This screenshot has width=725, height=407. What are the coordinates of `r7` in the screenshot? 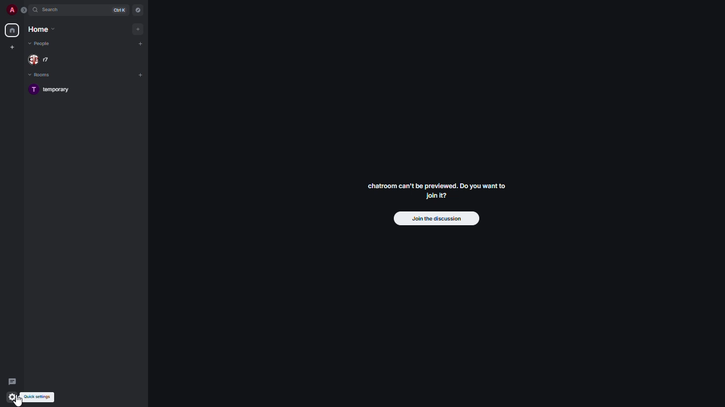 It's located at (43, 59).